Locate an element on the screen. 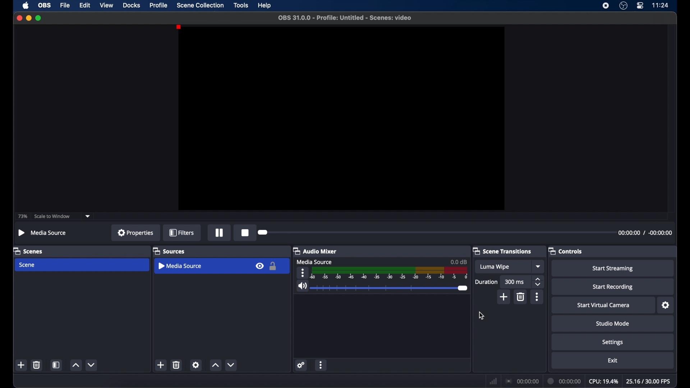 This screenshot has height=388, width=690. media source is located at coordinates (179, 266).